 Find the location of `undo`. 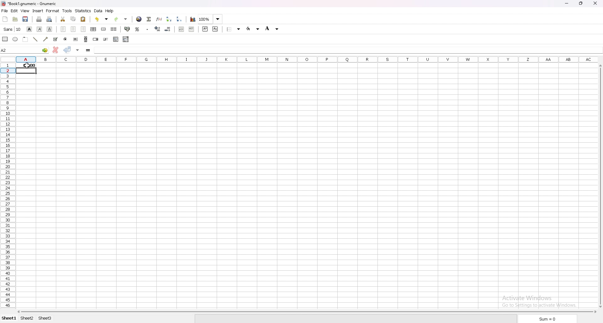

undo is located at coordinates (101, 19).